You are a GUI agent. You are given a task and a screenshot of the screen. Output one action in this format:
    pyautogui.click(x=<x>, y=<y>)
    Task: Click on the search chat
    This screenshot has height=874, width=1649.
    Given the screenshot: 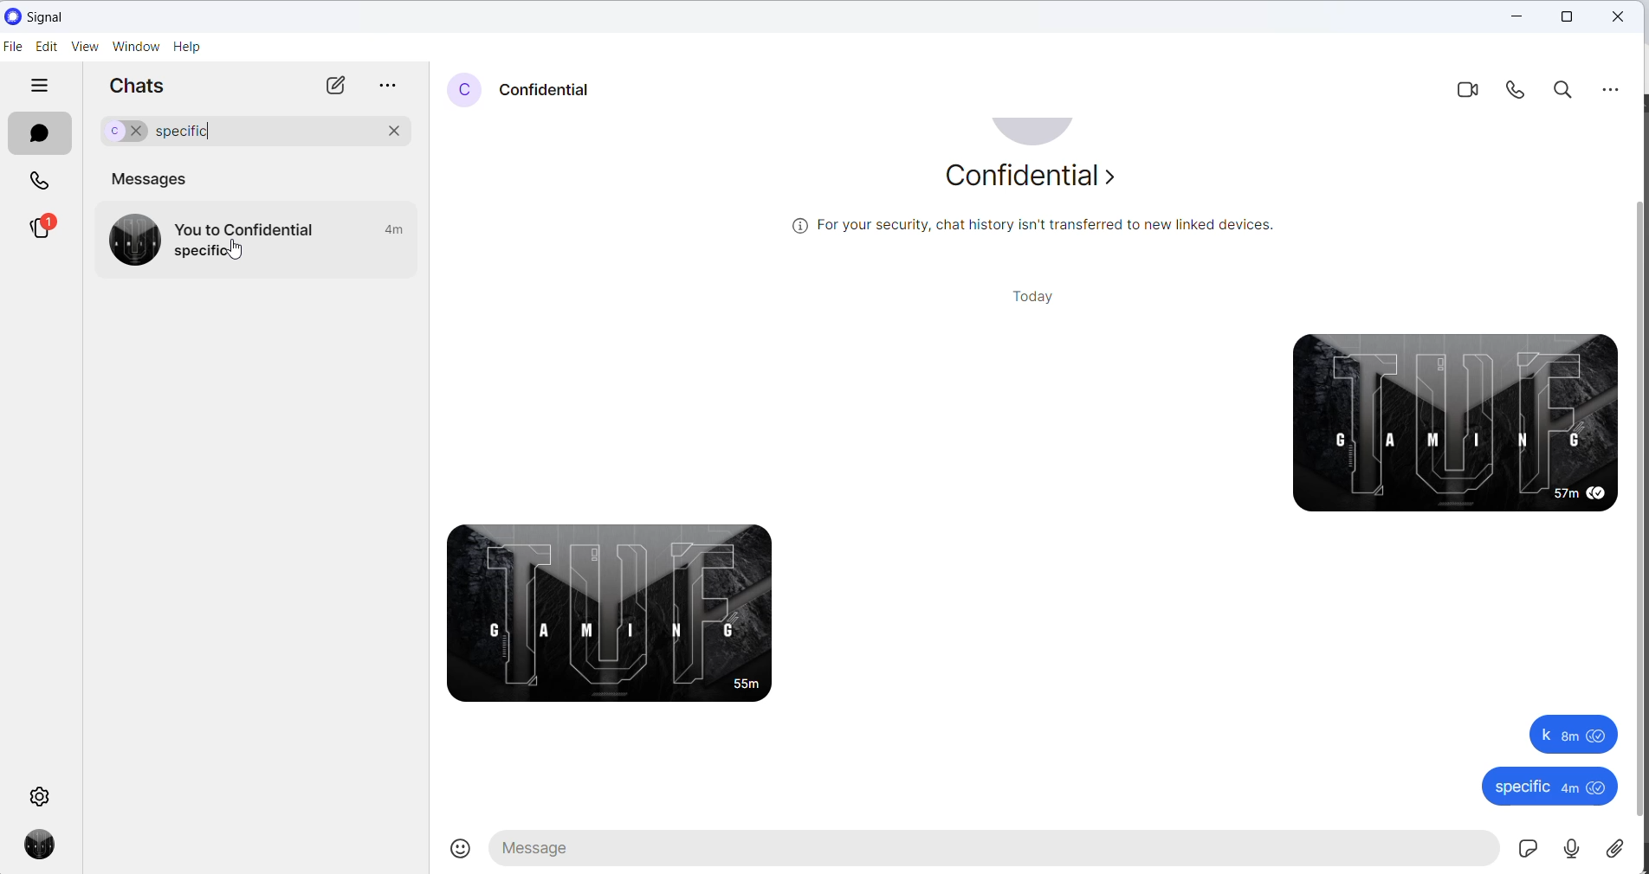 What is the action you would take?
    pyautogui.click(x=327, y=133)
    